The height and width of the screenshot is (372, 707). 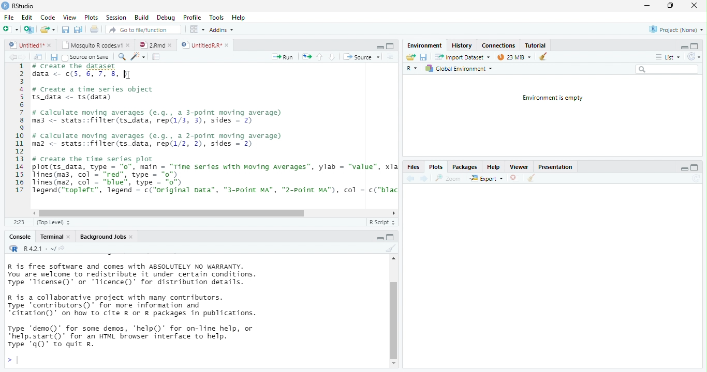 I want to click on New file, so click(x=10, y=29).